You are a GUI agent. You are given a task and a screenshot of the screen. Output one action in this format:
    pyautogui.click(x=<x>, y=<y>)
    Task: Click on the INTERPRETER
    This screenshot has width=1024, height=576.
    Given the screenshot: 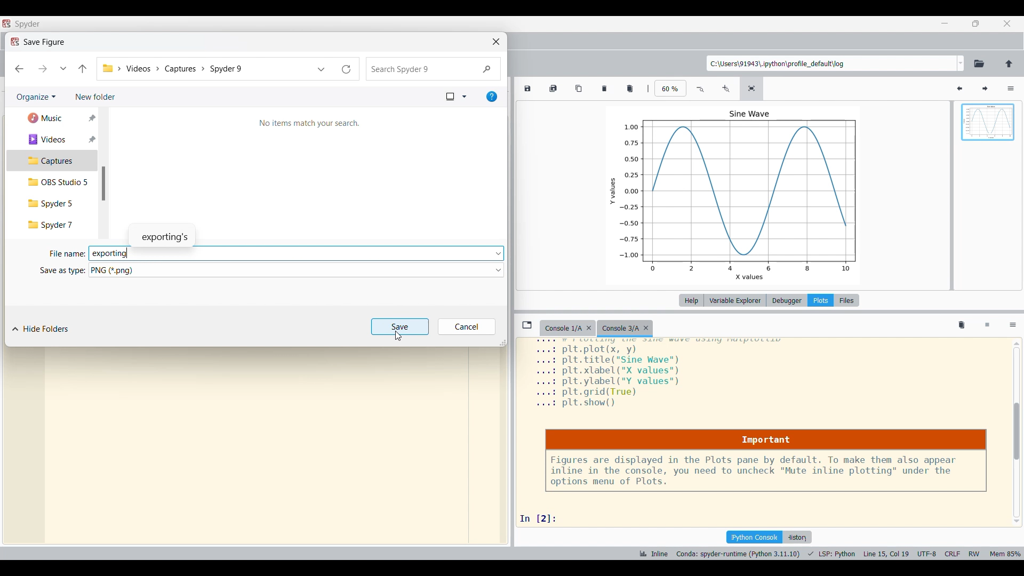 What is the action you would take?
    pyautogui.click(x=738, y=554)
    